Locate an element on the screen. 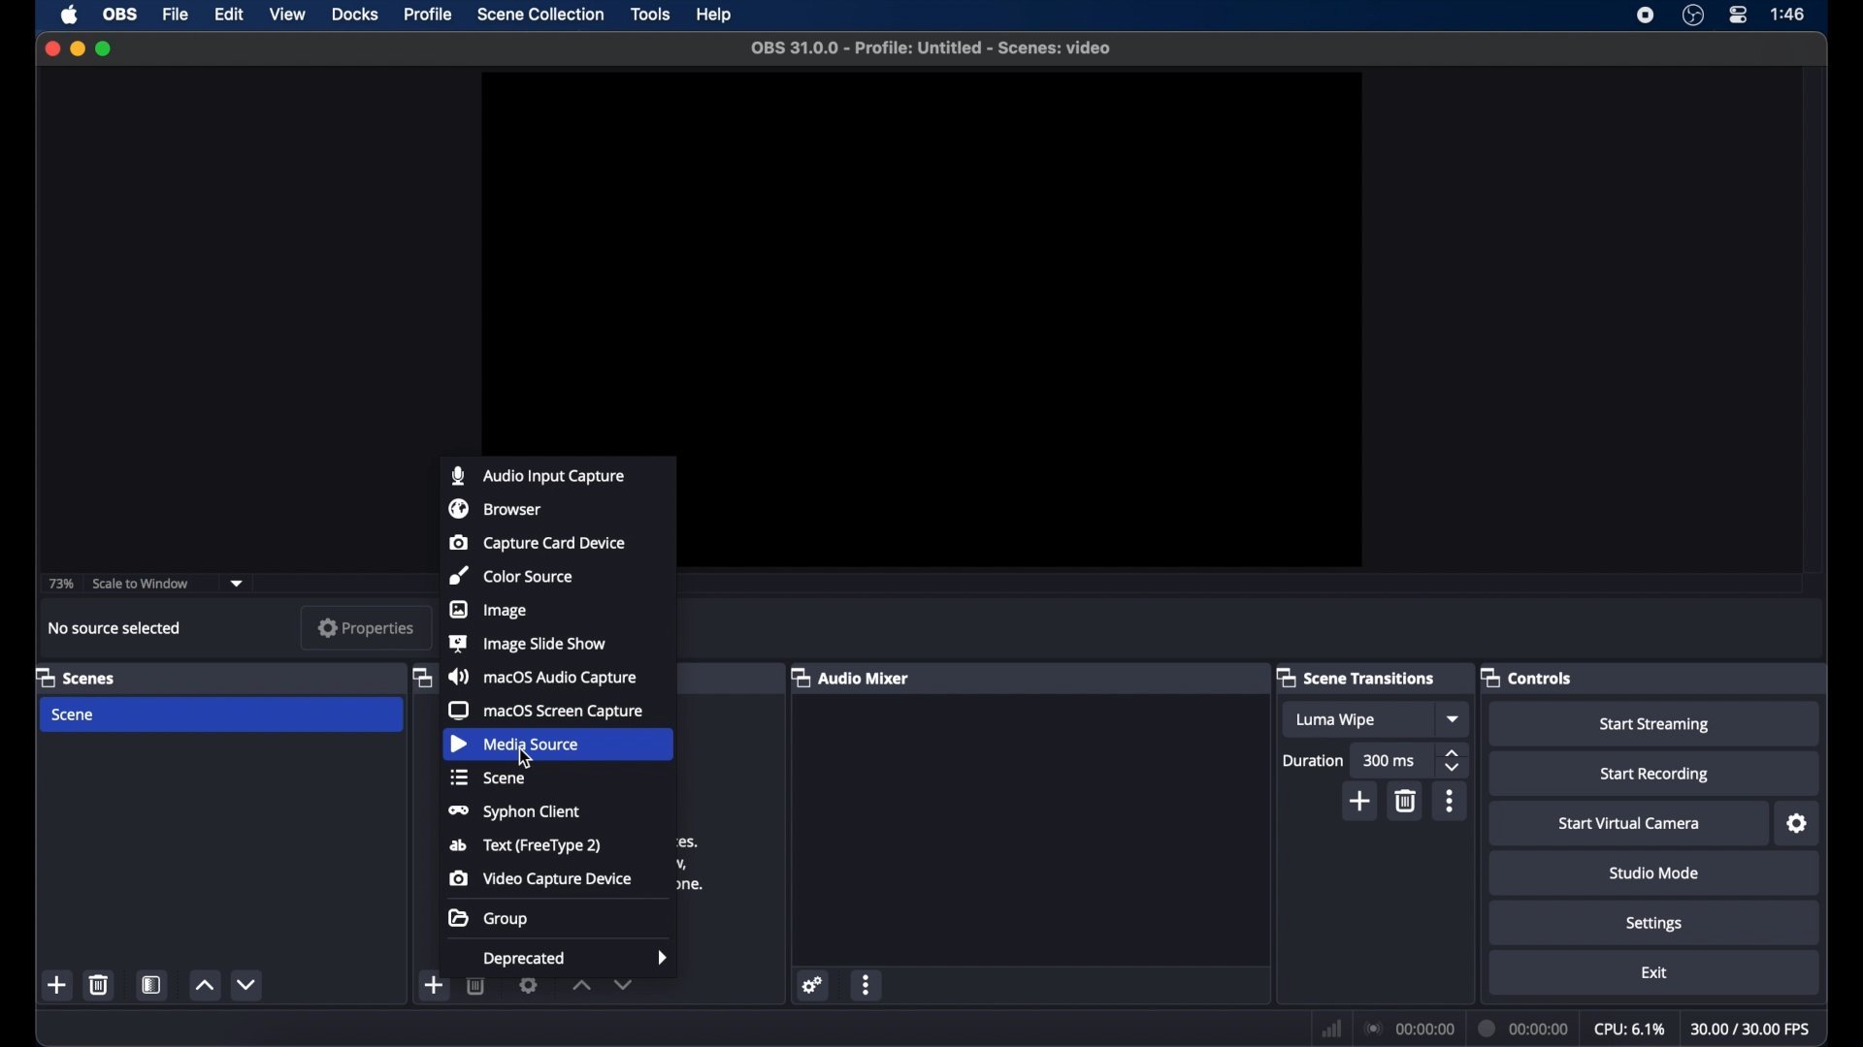 The image size is (1863, 1047). maximize is located at coordinates (105, 48).